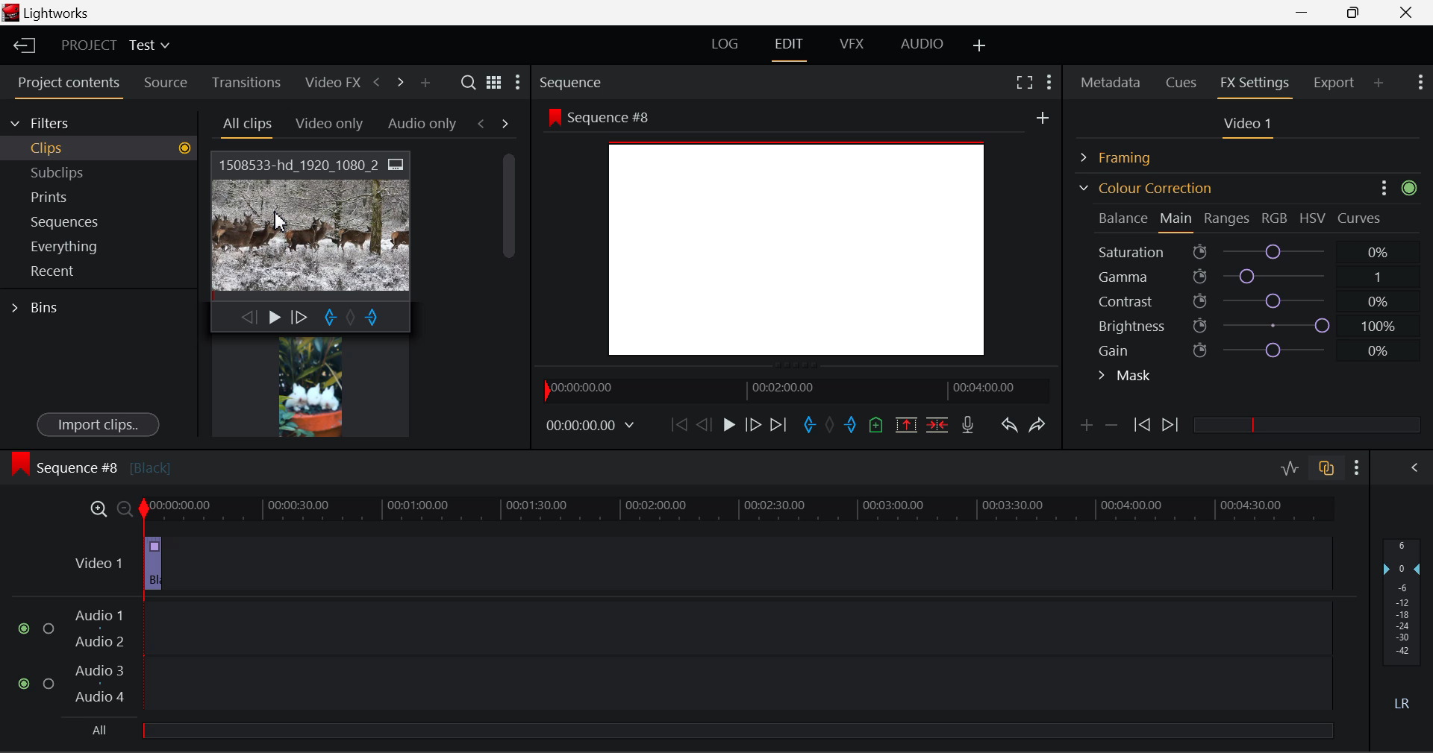 The width and height of the screenshot is (1433, 753). What do you see at coordinates (247, 125) in the screenshot?
I see `Today Tab Open` at bounding box center [247, 125].